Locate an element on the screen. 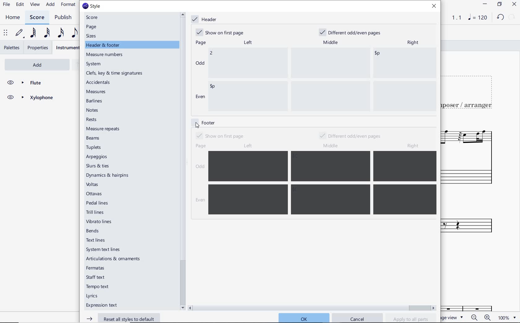 This screenshot has width=520, height=323. bends is located at coordinates (94, 231).